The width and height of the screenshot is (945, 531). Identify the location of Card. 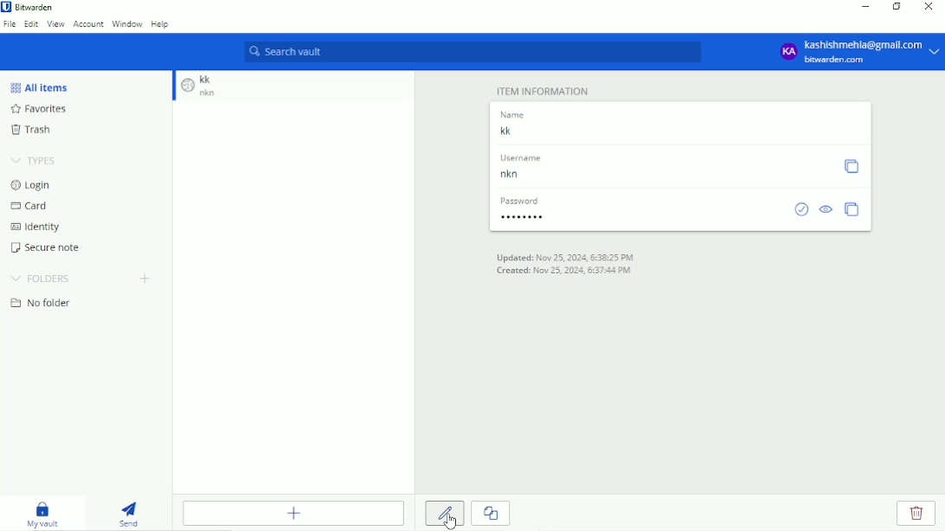
(29, 207).